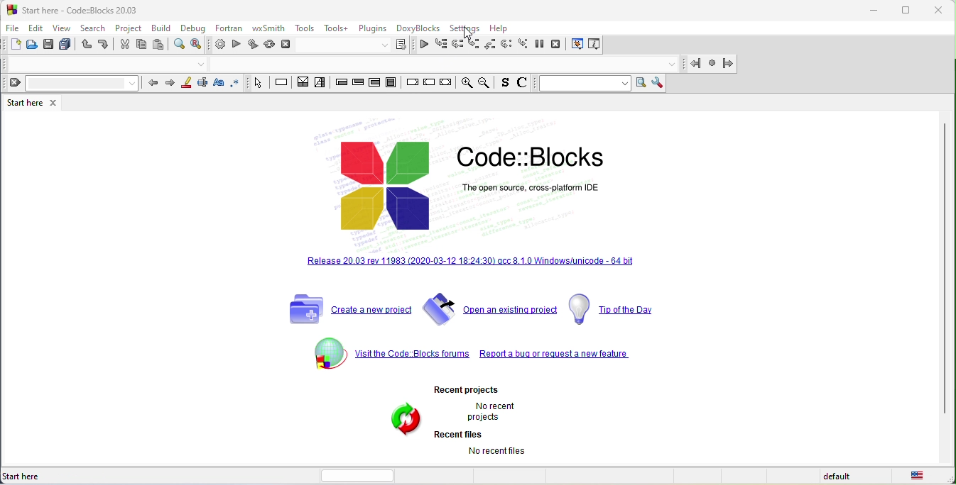  I want to click on next instruction, so click(506, 46).